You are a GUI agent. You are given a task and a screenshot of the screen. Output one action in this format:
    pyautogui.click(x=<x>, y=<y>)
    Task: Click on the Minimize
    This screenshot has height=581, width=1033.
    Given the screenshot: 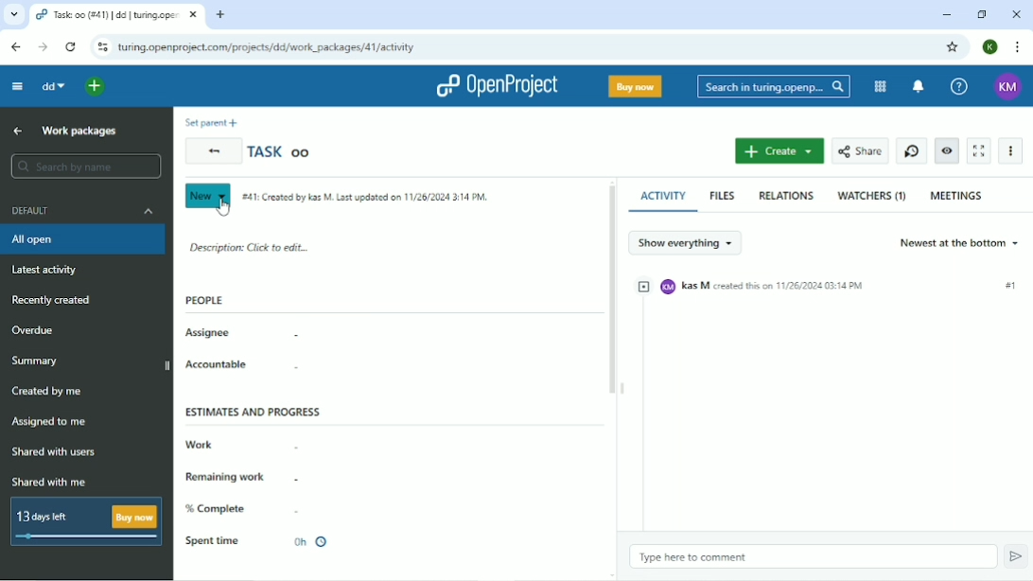 What is the action you would take?
    pyautogui.click(x=945, y=14)
    